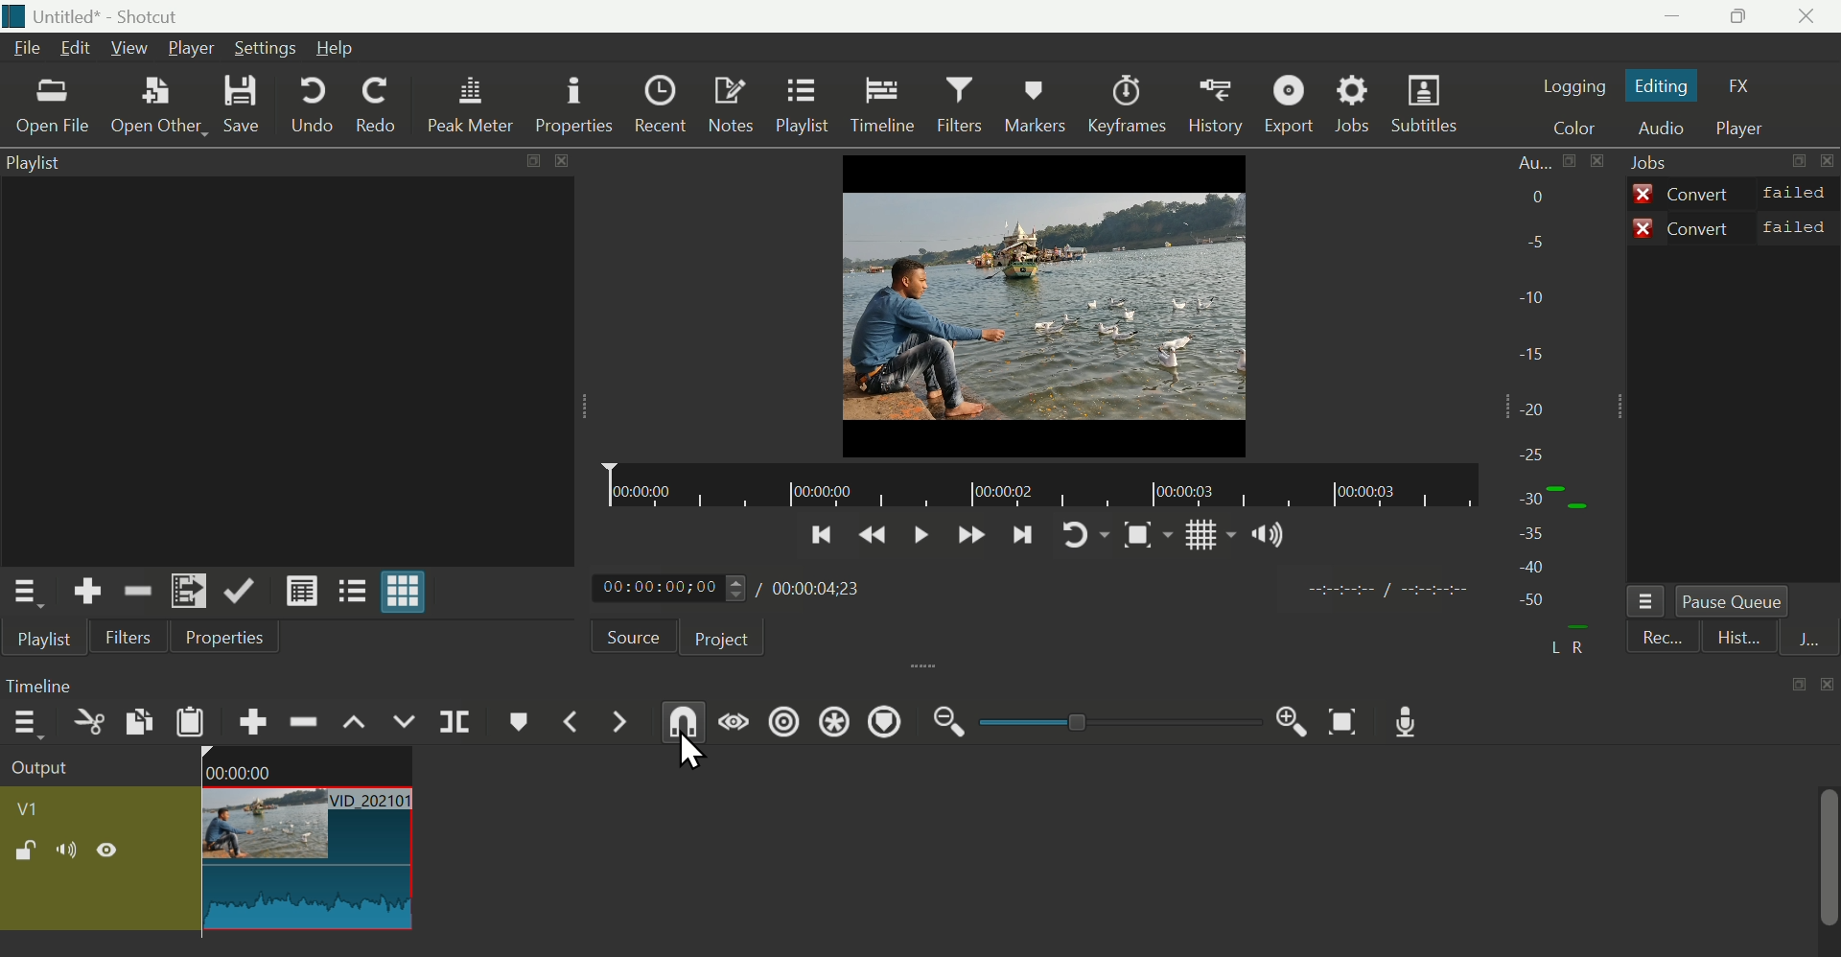  I want to click on , so click(833, 724).